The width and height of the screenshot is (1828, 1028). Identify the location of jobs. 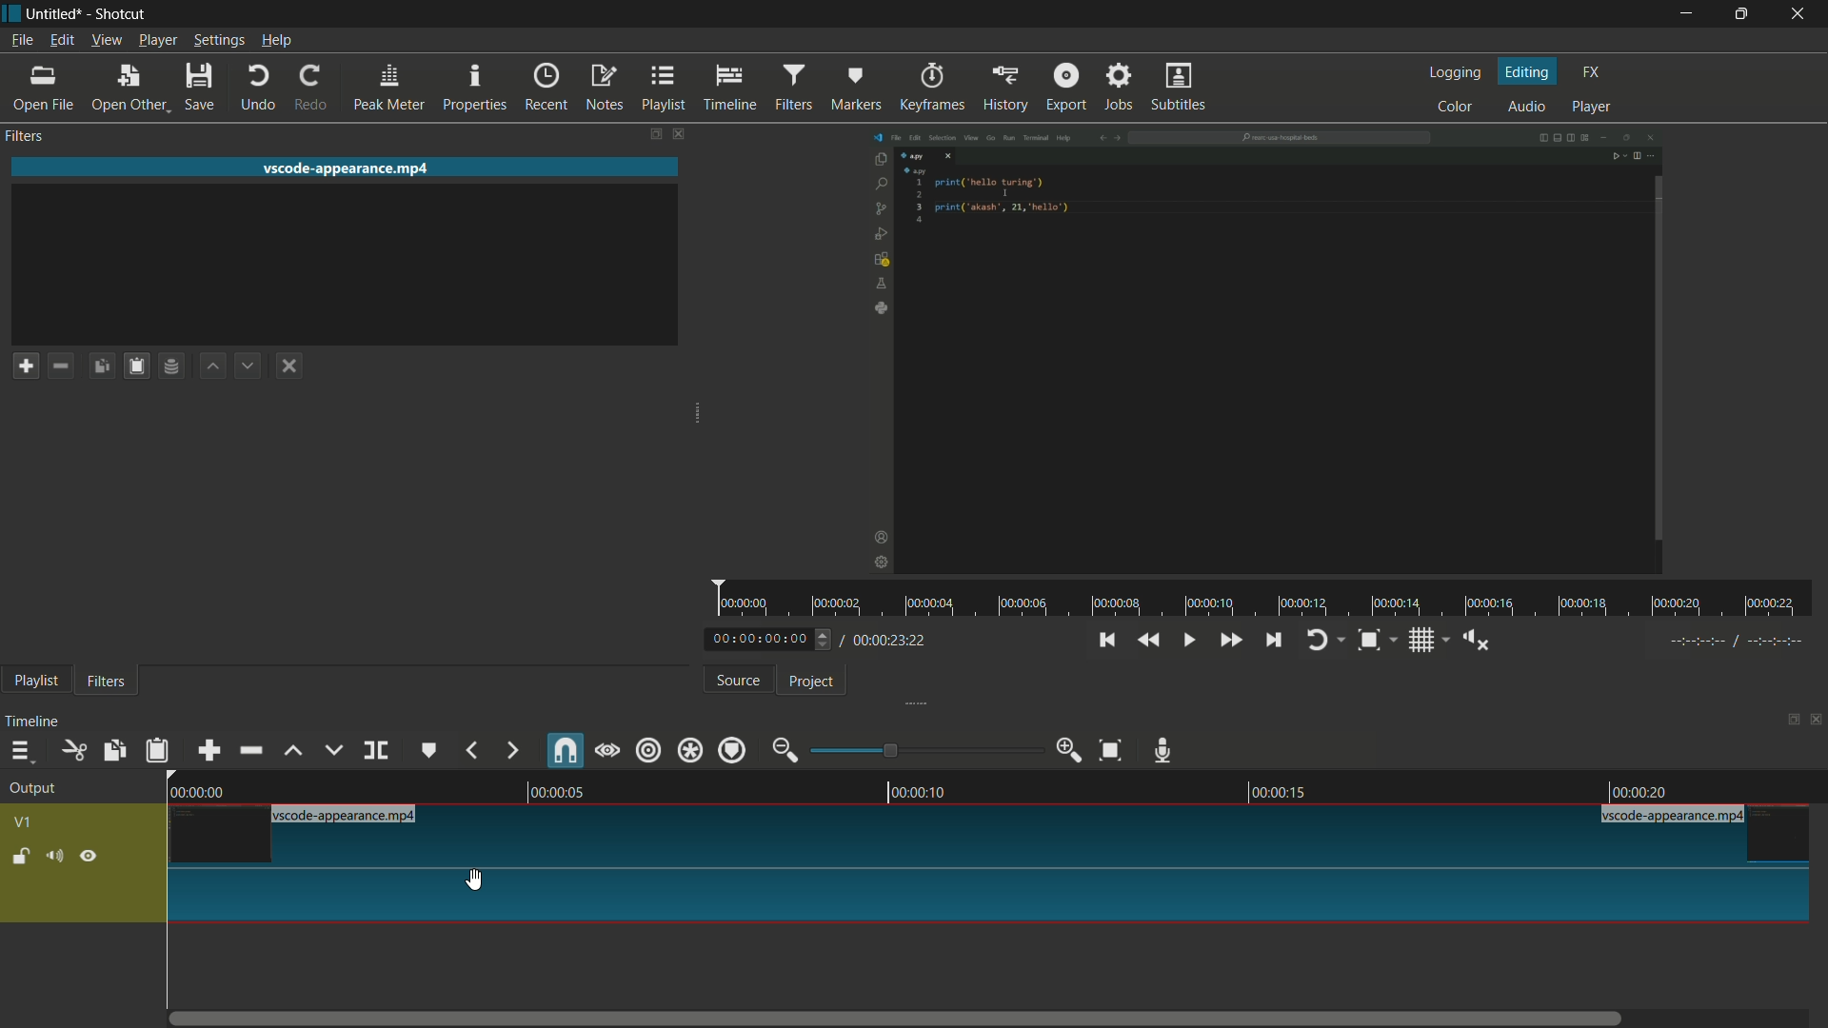
(1121, 89).